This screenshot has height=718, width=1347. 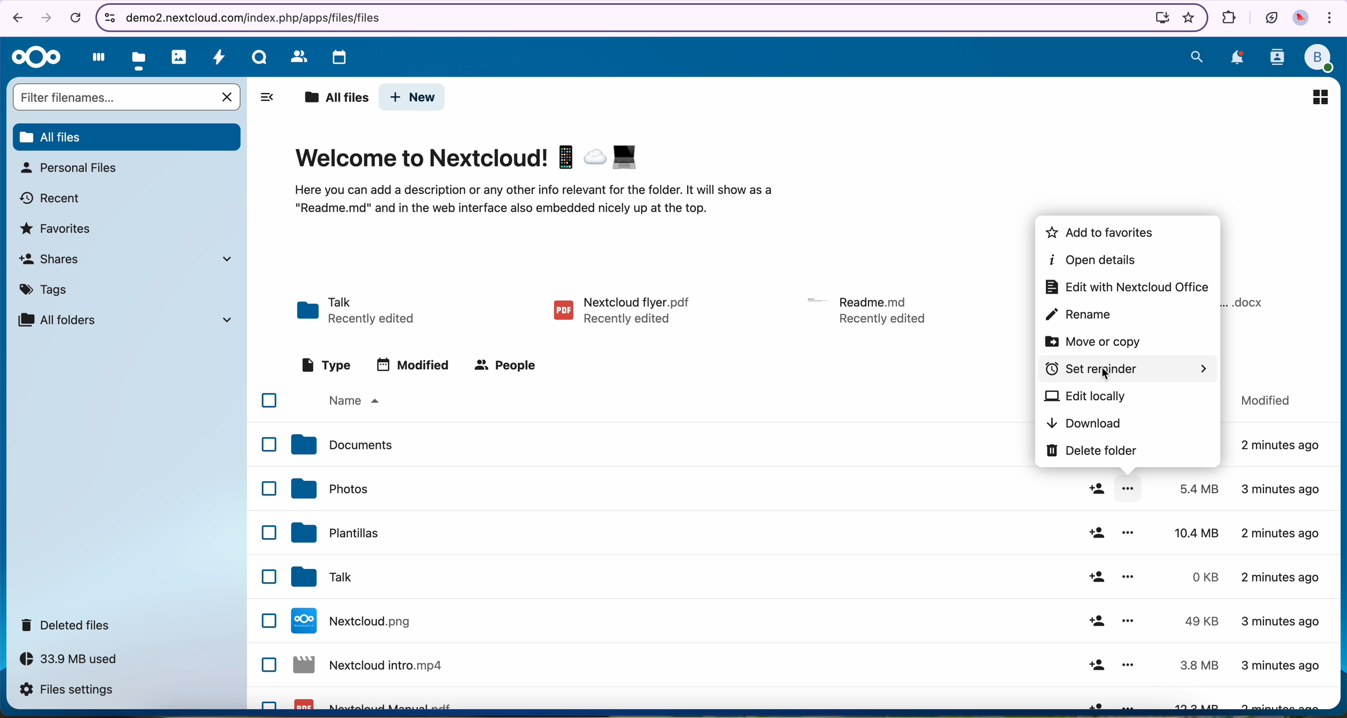 What do you see at coordinates (124, 96) in the screenshot?
I see `search bar` at bounding box center [124, 96].